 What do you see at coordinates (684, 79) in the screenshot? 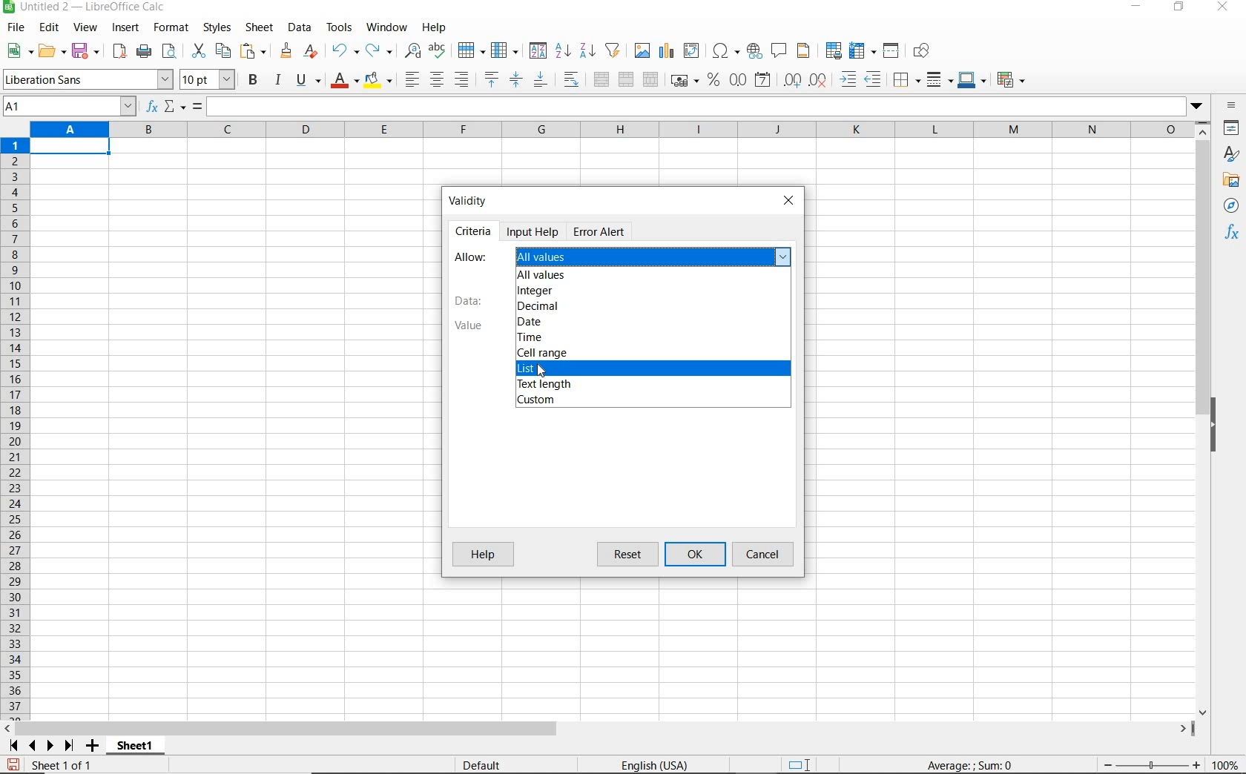
I see `format as currency` at bounding box center [684, 79].